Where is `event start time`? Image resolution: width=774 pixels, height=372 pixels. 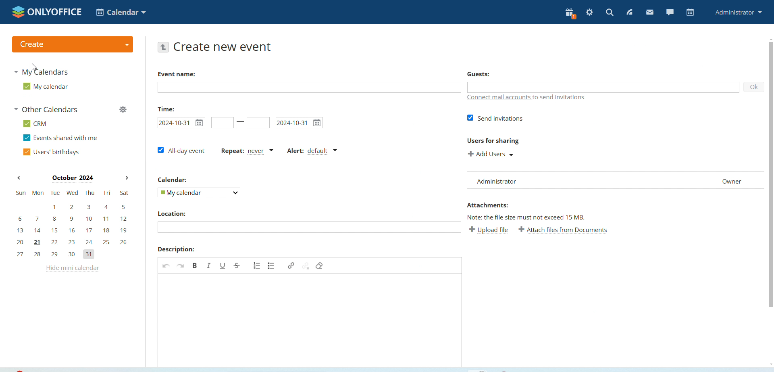
event start time is located at coordinates (222, 122).